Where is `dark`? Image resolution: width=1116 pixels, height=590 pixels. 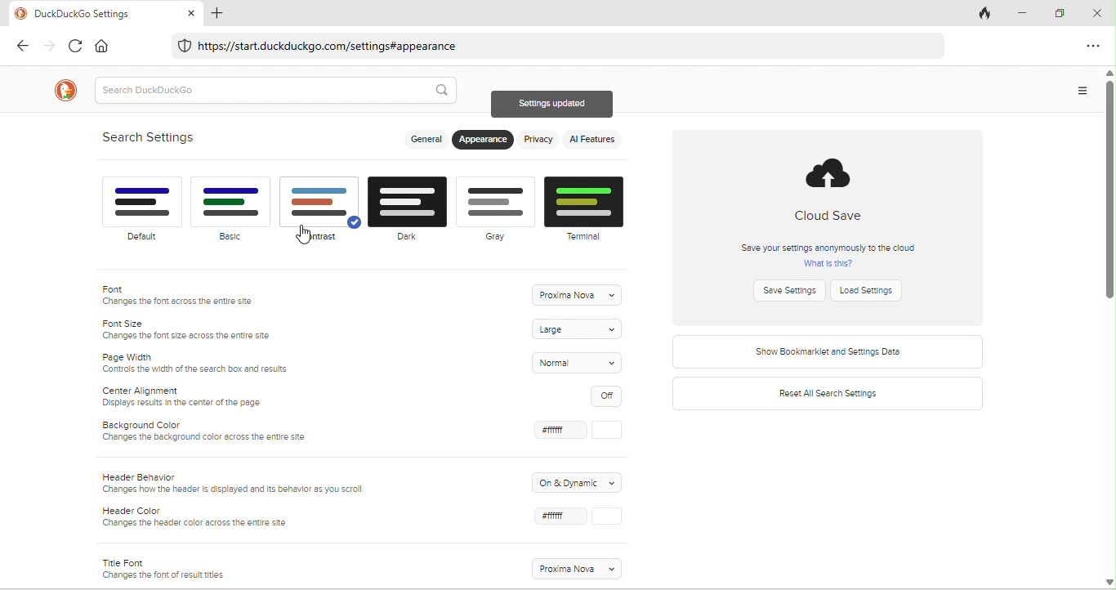
dark is located at coordinates (410, 215).